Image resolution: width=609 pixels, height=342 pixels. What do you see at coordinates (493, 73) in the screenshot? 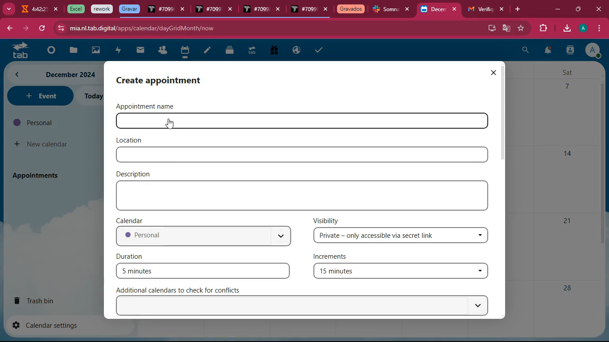
I see `close` at bounding box center [493, 73].